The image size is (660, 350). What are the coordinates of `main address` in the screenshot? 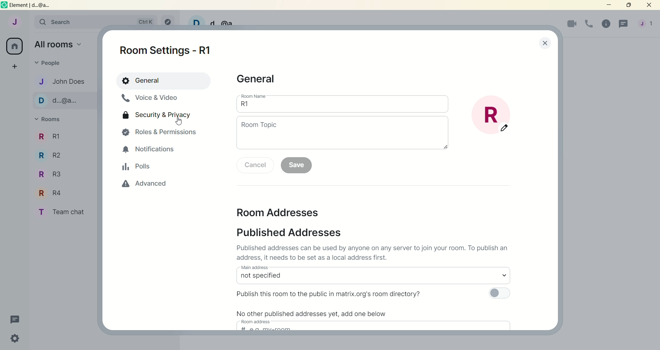 It's located at (371, 276).